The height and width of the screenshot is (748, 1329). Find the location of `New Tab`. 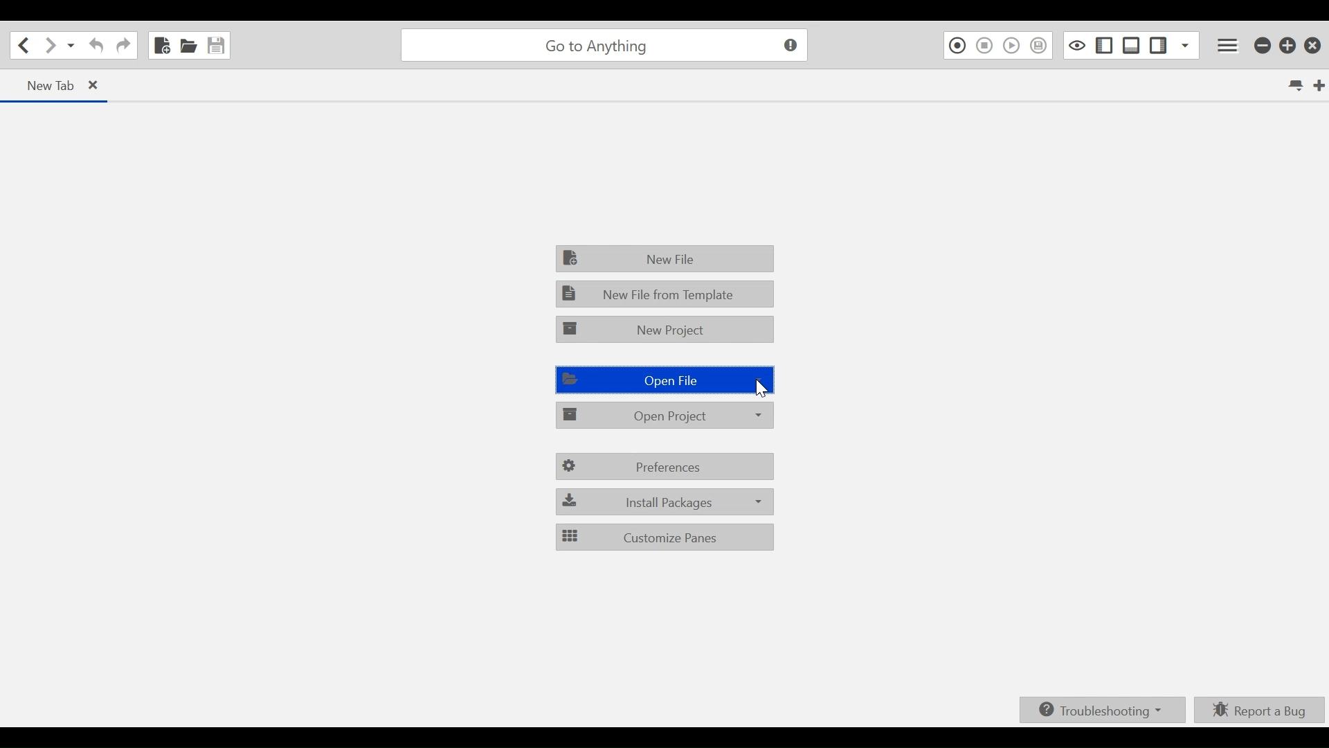

New Tab is located at coordinates (57, 85).